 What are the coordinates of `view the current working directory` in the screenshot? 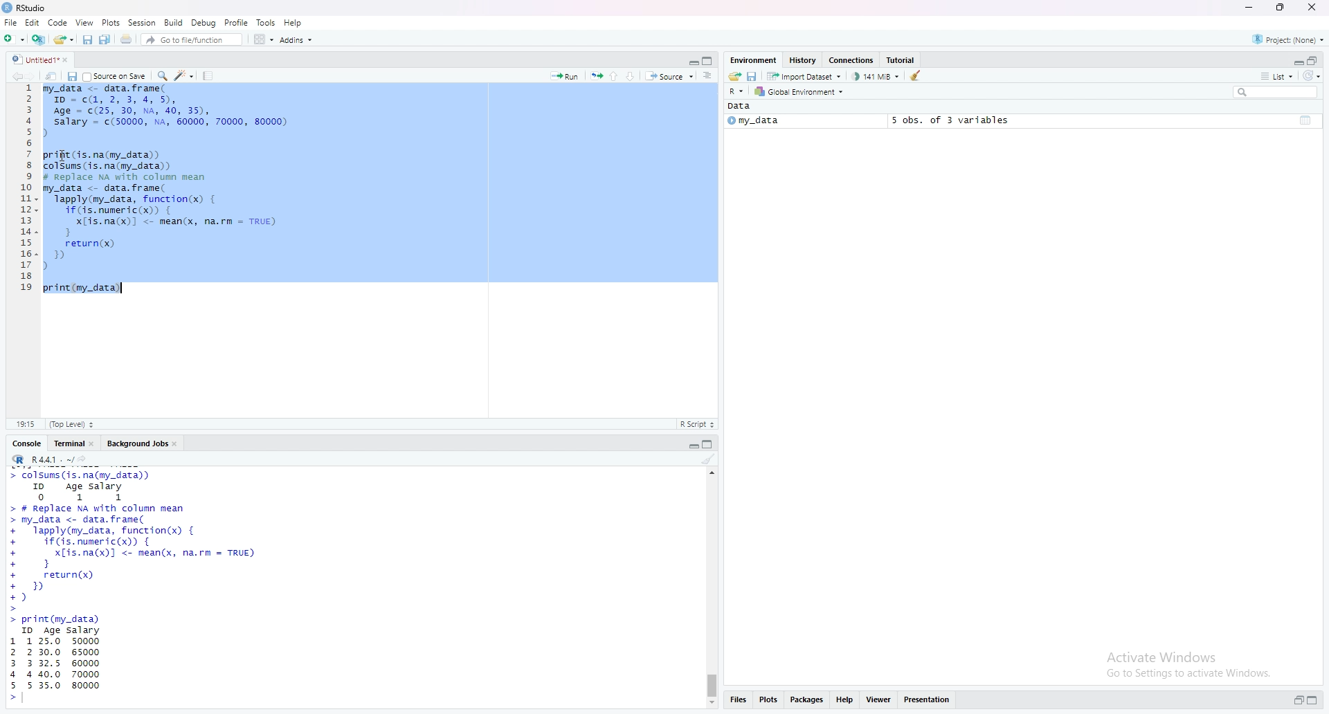 It's located at (85, 459).